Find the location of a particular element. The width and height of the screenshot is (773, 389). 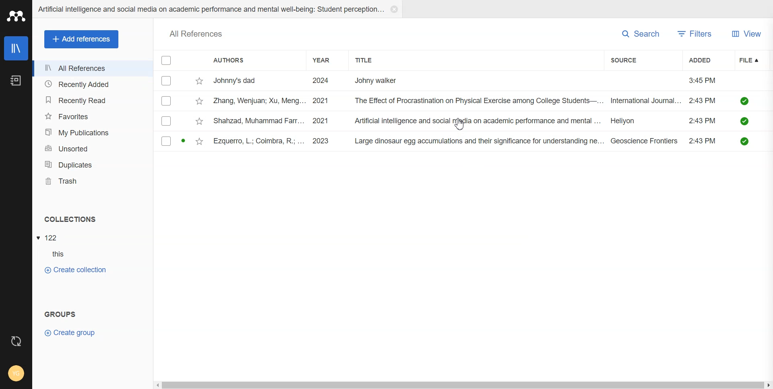

Unsorted is located at coordinates (93, 148).